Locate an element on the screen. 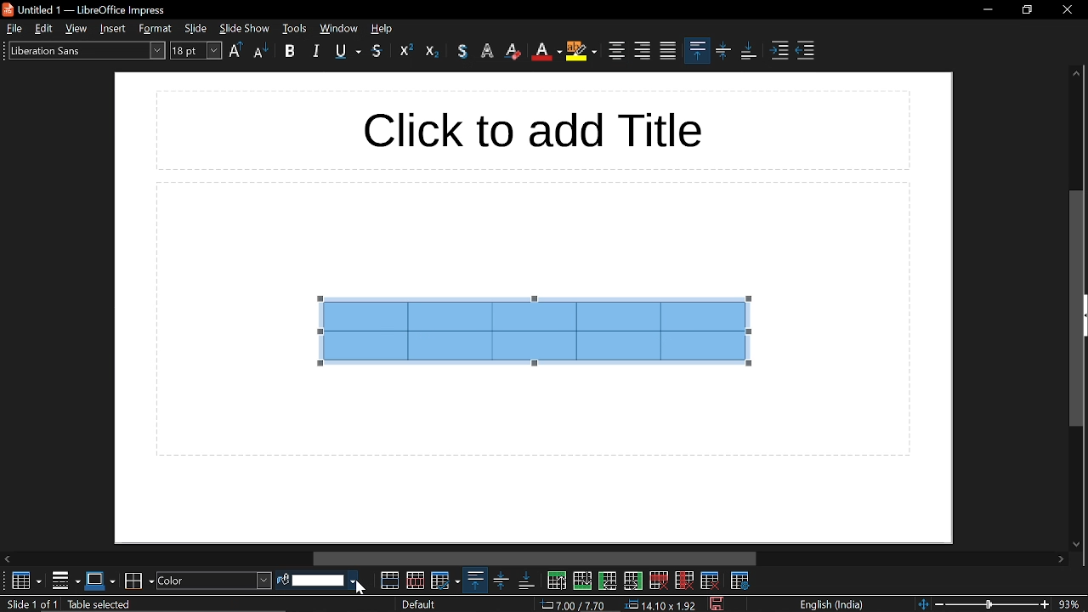 This screenshot has height=612, width=1088. insert row above is located at coordinates (556, 580).